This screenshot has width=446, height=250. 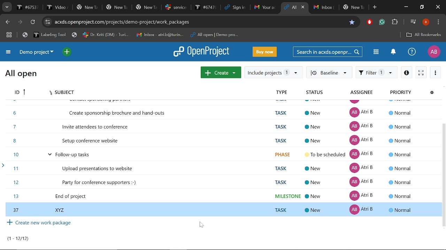 I want to click on Control your musci videos and more, so click(x=413, y=22).